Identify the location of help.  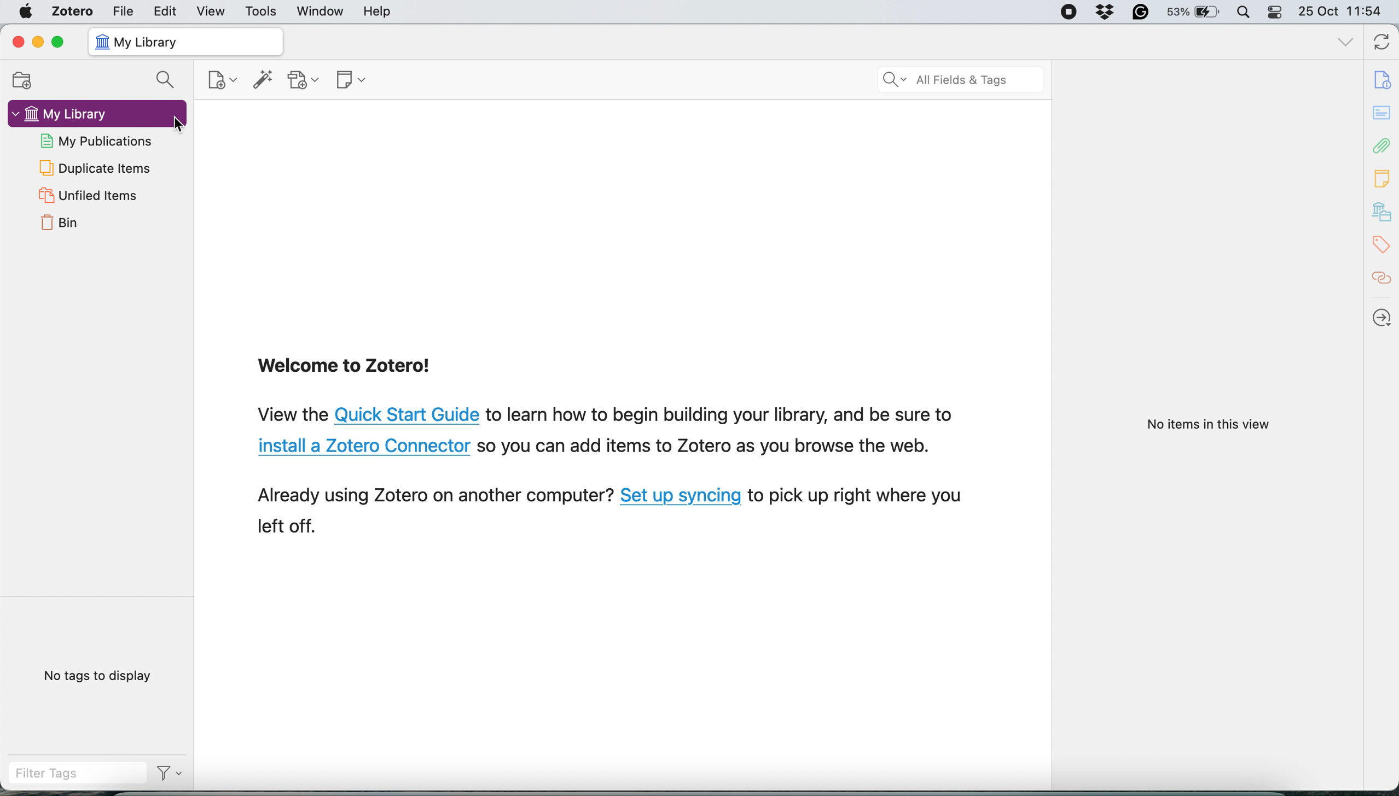
(380, 11).